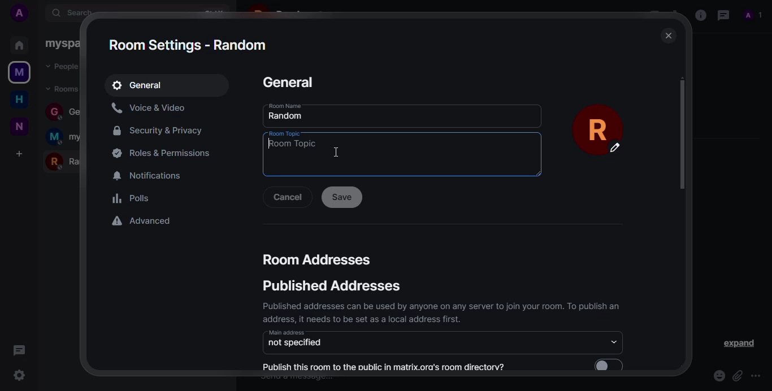  Describe the element at coordinates (344, 196) in the screenshot. I see `save` at that location.